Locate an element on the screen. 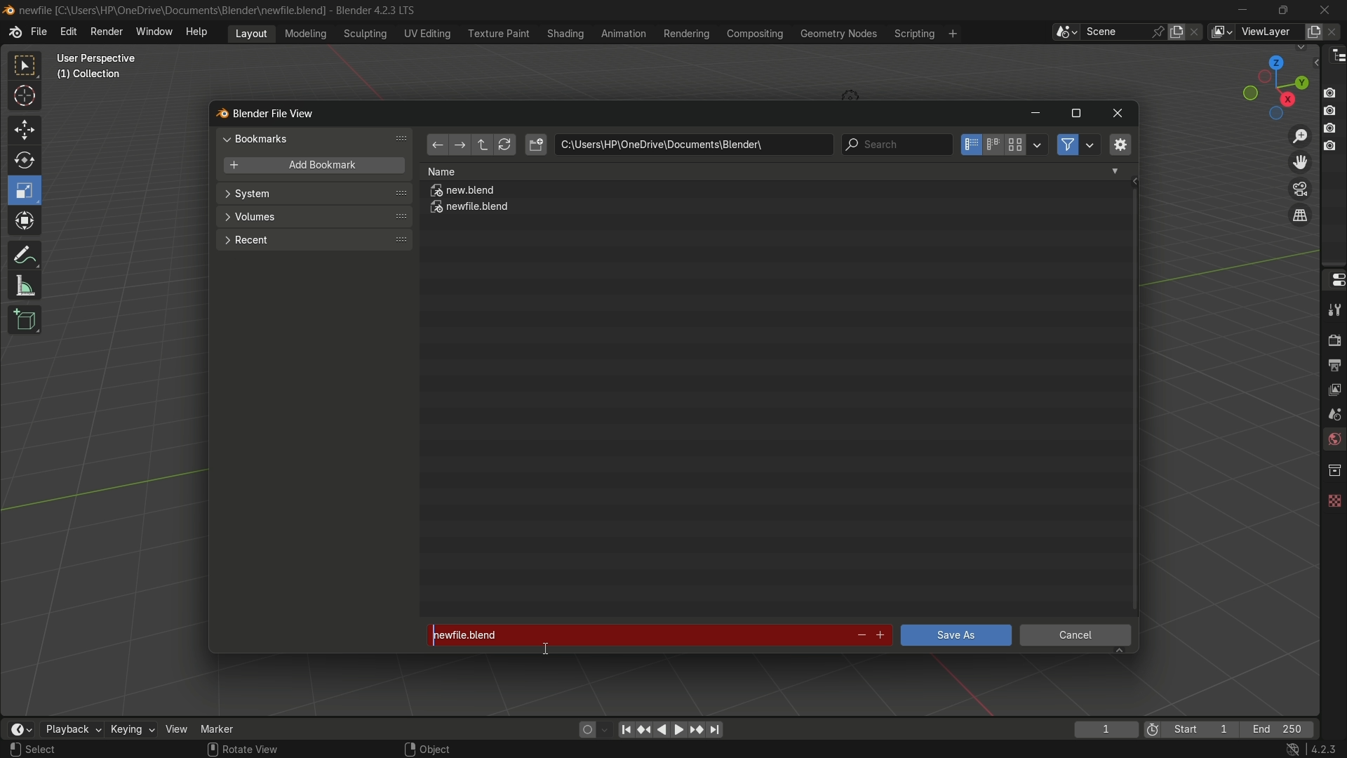 The height and width of the screenshot is (758, 1347). edit menu is located at coordinates (68, 32).